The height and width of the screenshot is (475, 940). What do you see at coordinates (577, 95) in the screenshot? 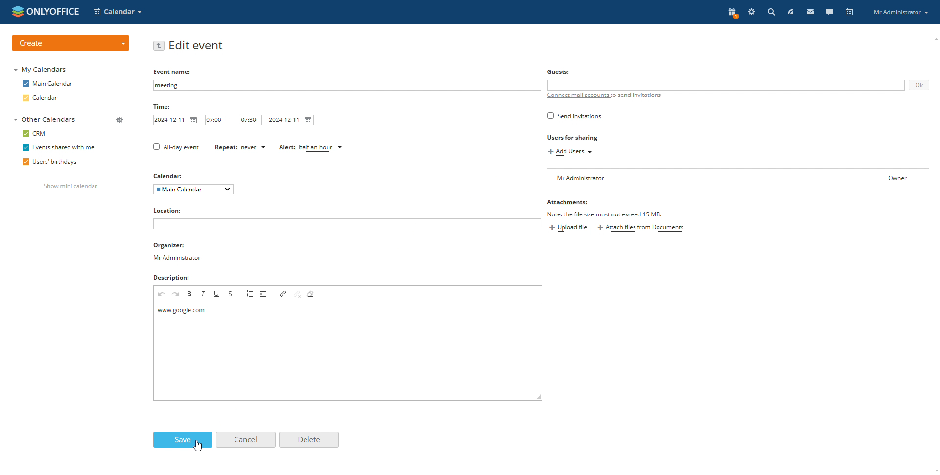
I see `connect mail accounts` at bounding box center [577, 95].